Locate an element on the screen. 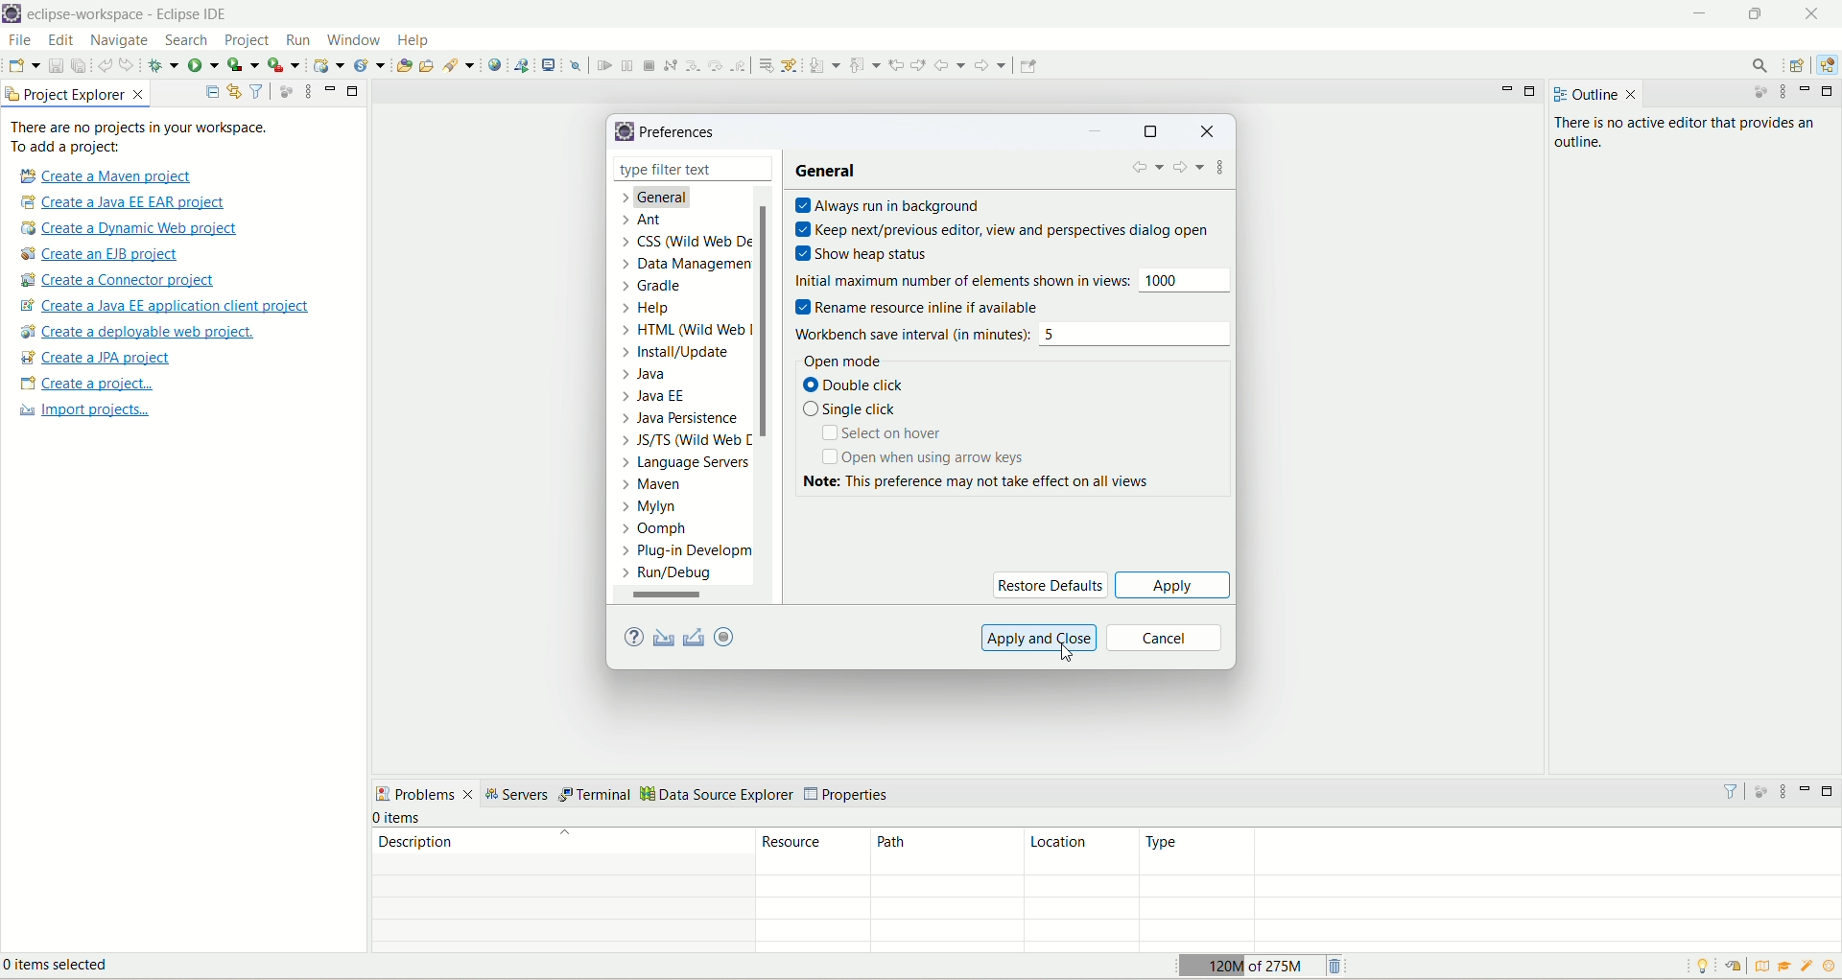 The image size is (1842, 980). debug is located at coordinates (163, 65).